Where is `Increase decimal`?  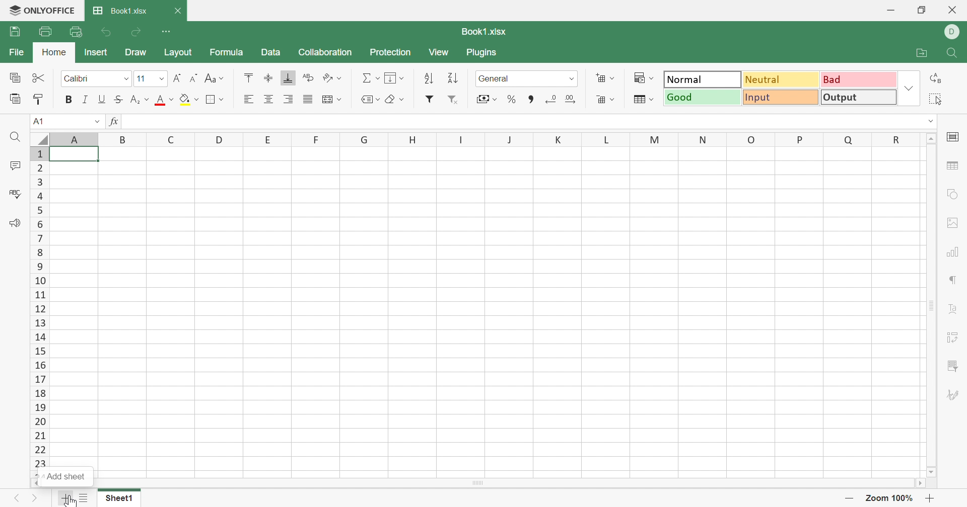 Increase decimal is located at coordinates (571, 99).